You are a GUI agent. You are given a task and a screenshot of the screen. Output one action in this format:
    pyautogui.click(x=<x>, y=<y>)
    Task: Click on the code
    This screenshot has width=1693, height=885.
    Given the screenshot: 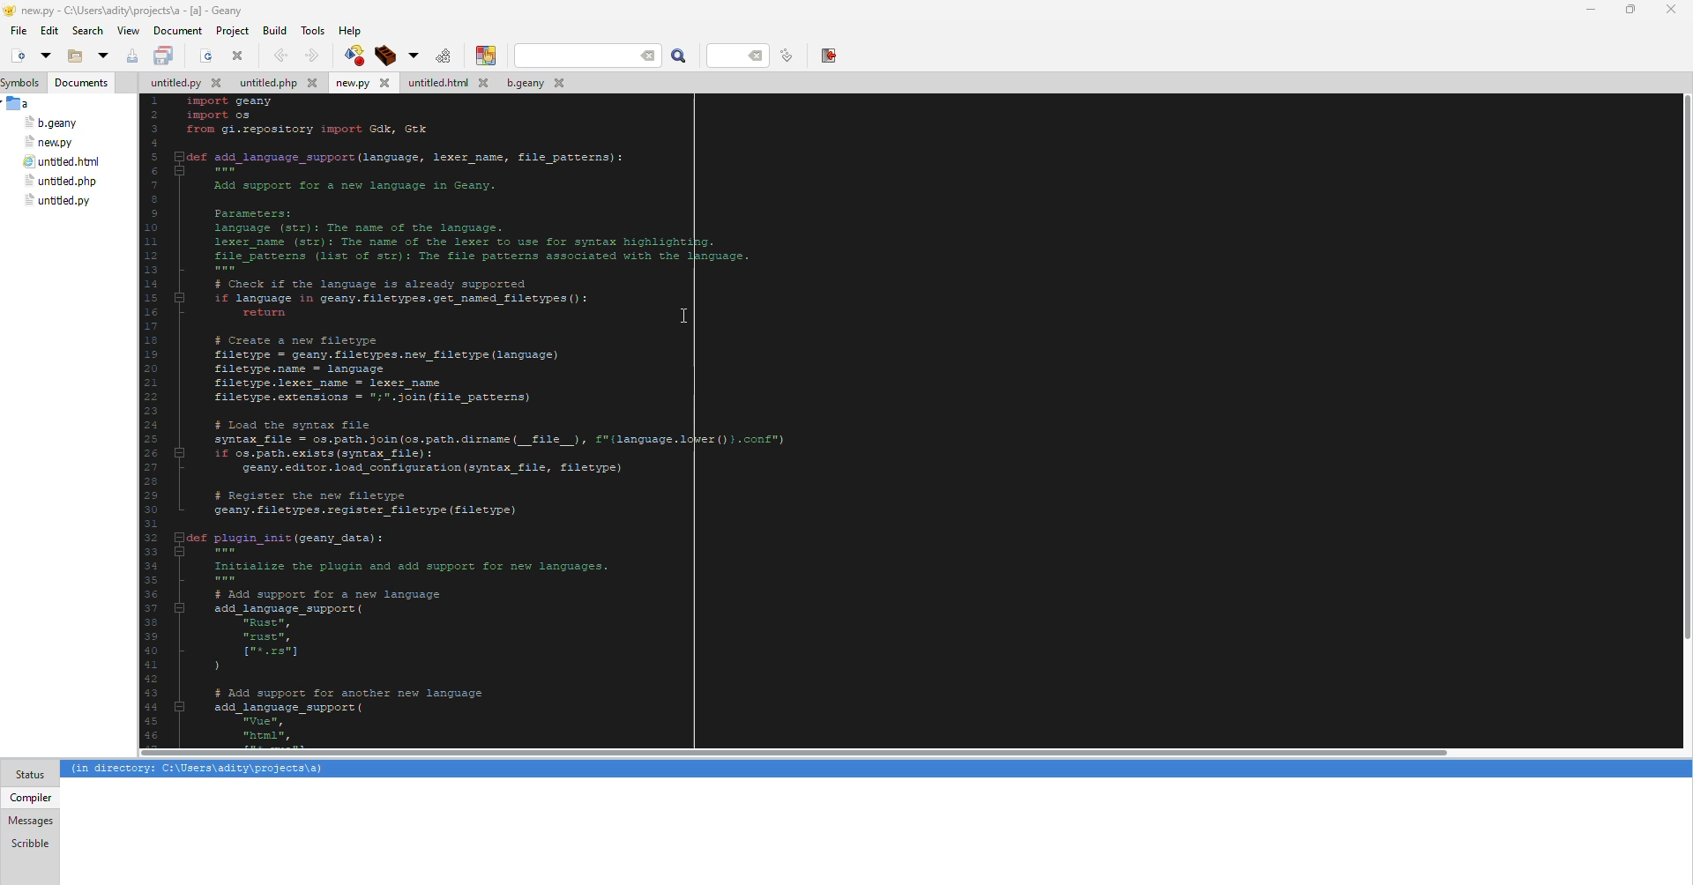 What is the action you would take?
    pyautogui.click(x=470, y=415)
    